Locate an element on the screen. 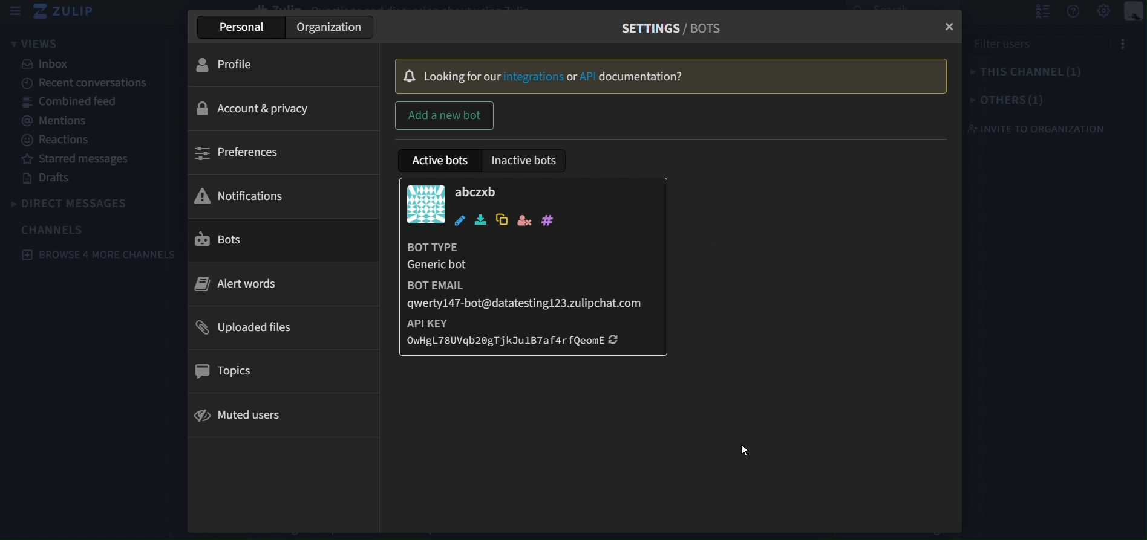 This screenshot has width=1147, height=540. muted users is located at coordinates (246, 416).